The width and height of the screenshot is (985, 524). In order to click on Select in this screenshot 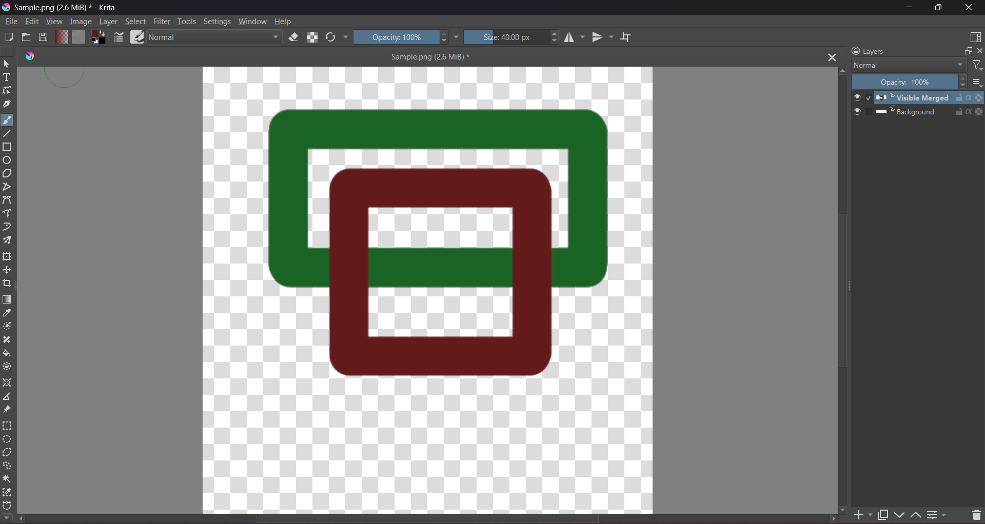, I will do `click(136, 22)`.